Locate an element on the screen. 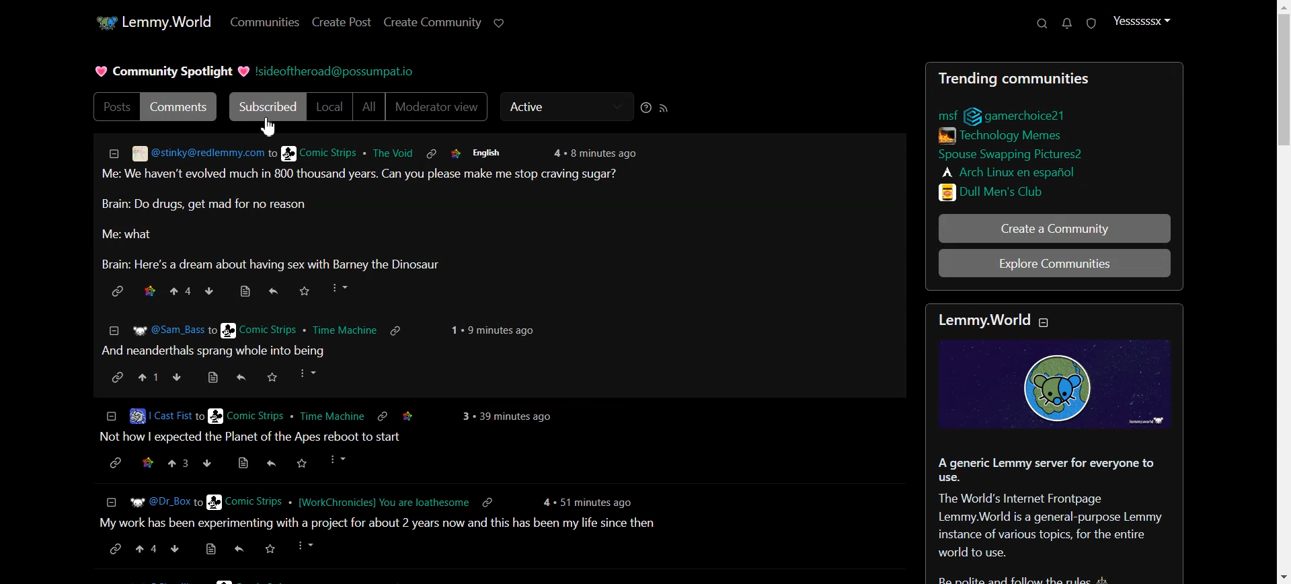 The width and height of the screenshot is (1291, 584). copy is located at coordinates (431, 152).